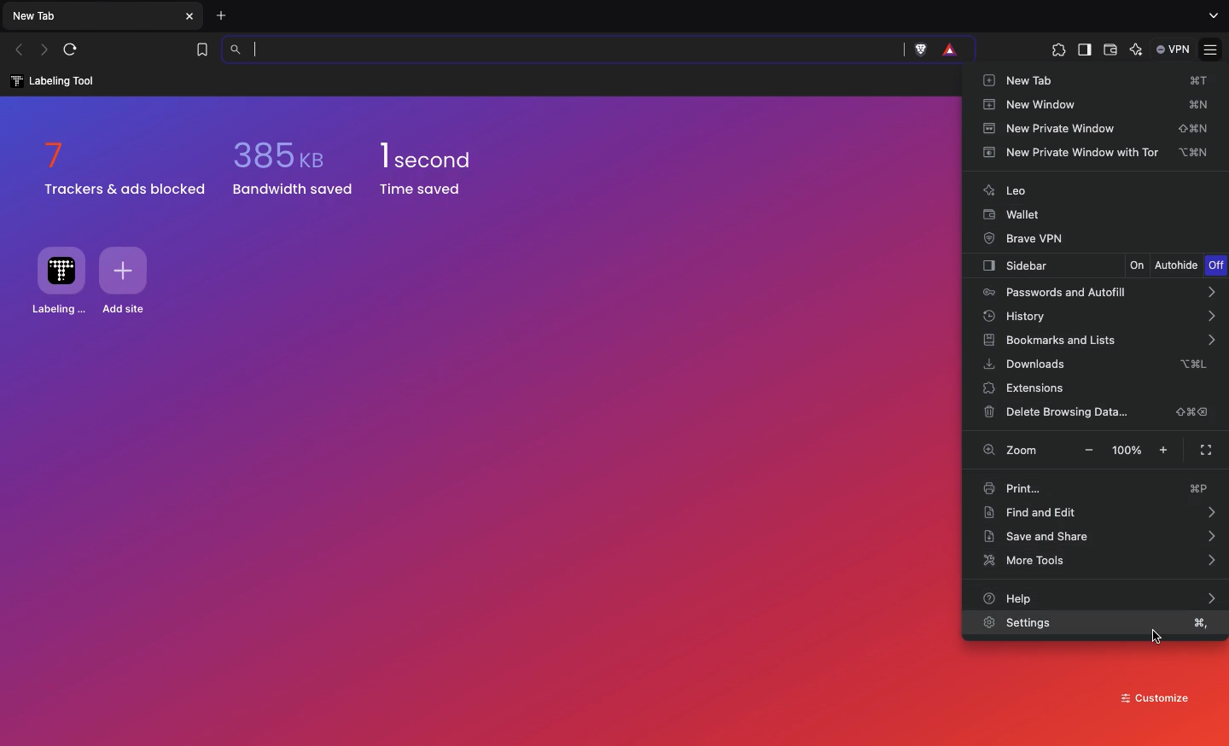 This screenshot has height=746, width=1229. What do you see at coordinates (43, 50) in the screenshot?
I see `Next page` at bounding box center [43, 50].